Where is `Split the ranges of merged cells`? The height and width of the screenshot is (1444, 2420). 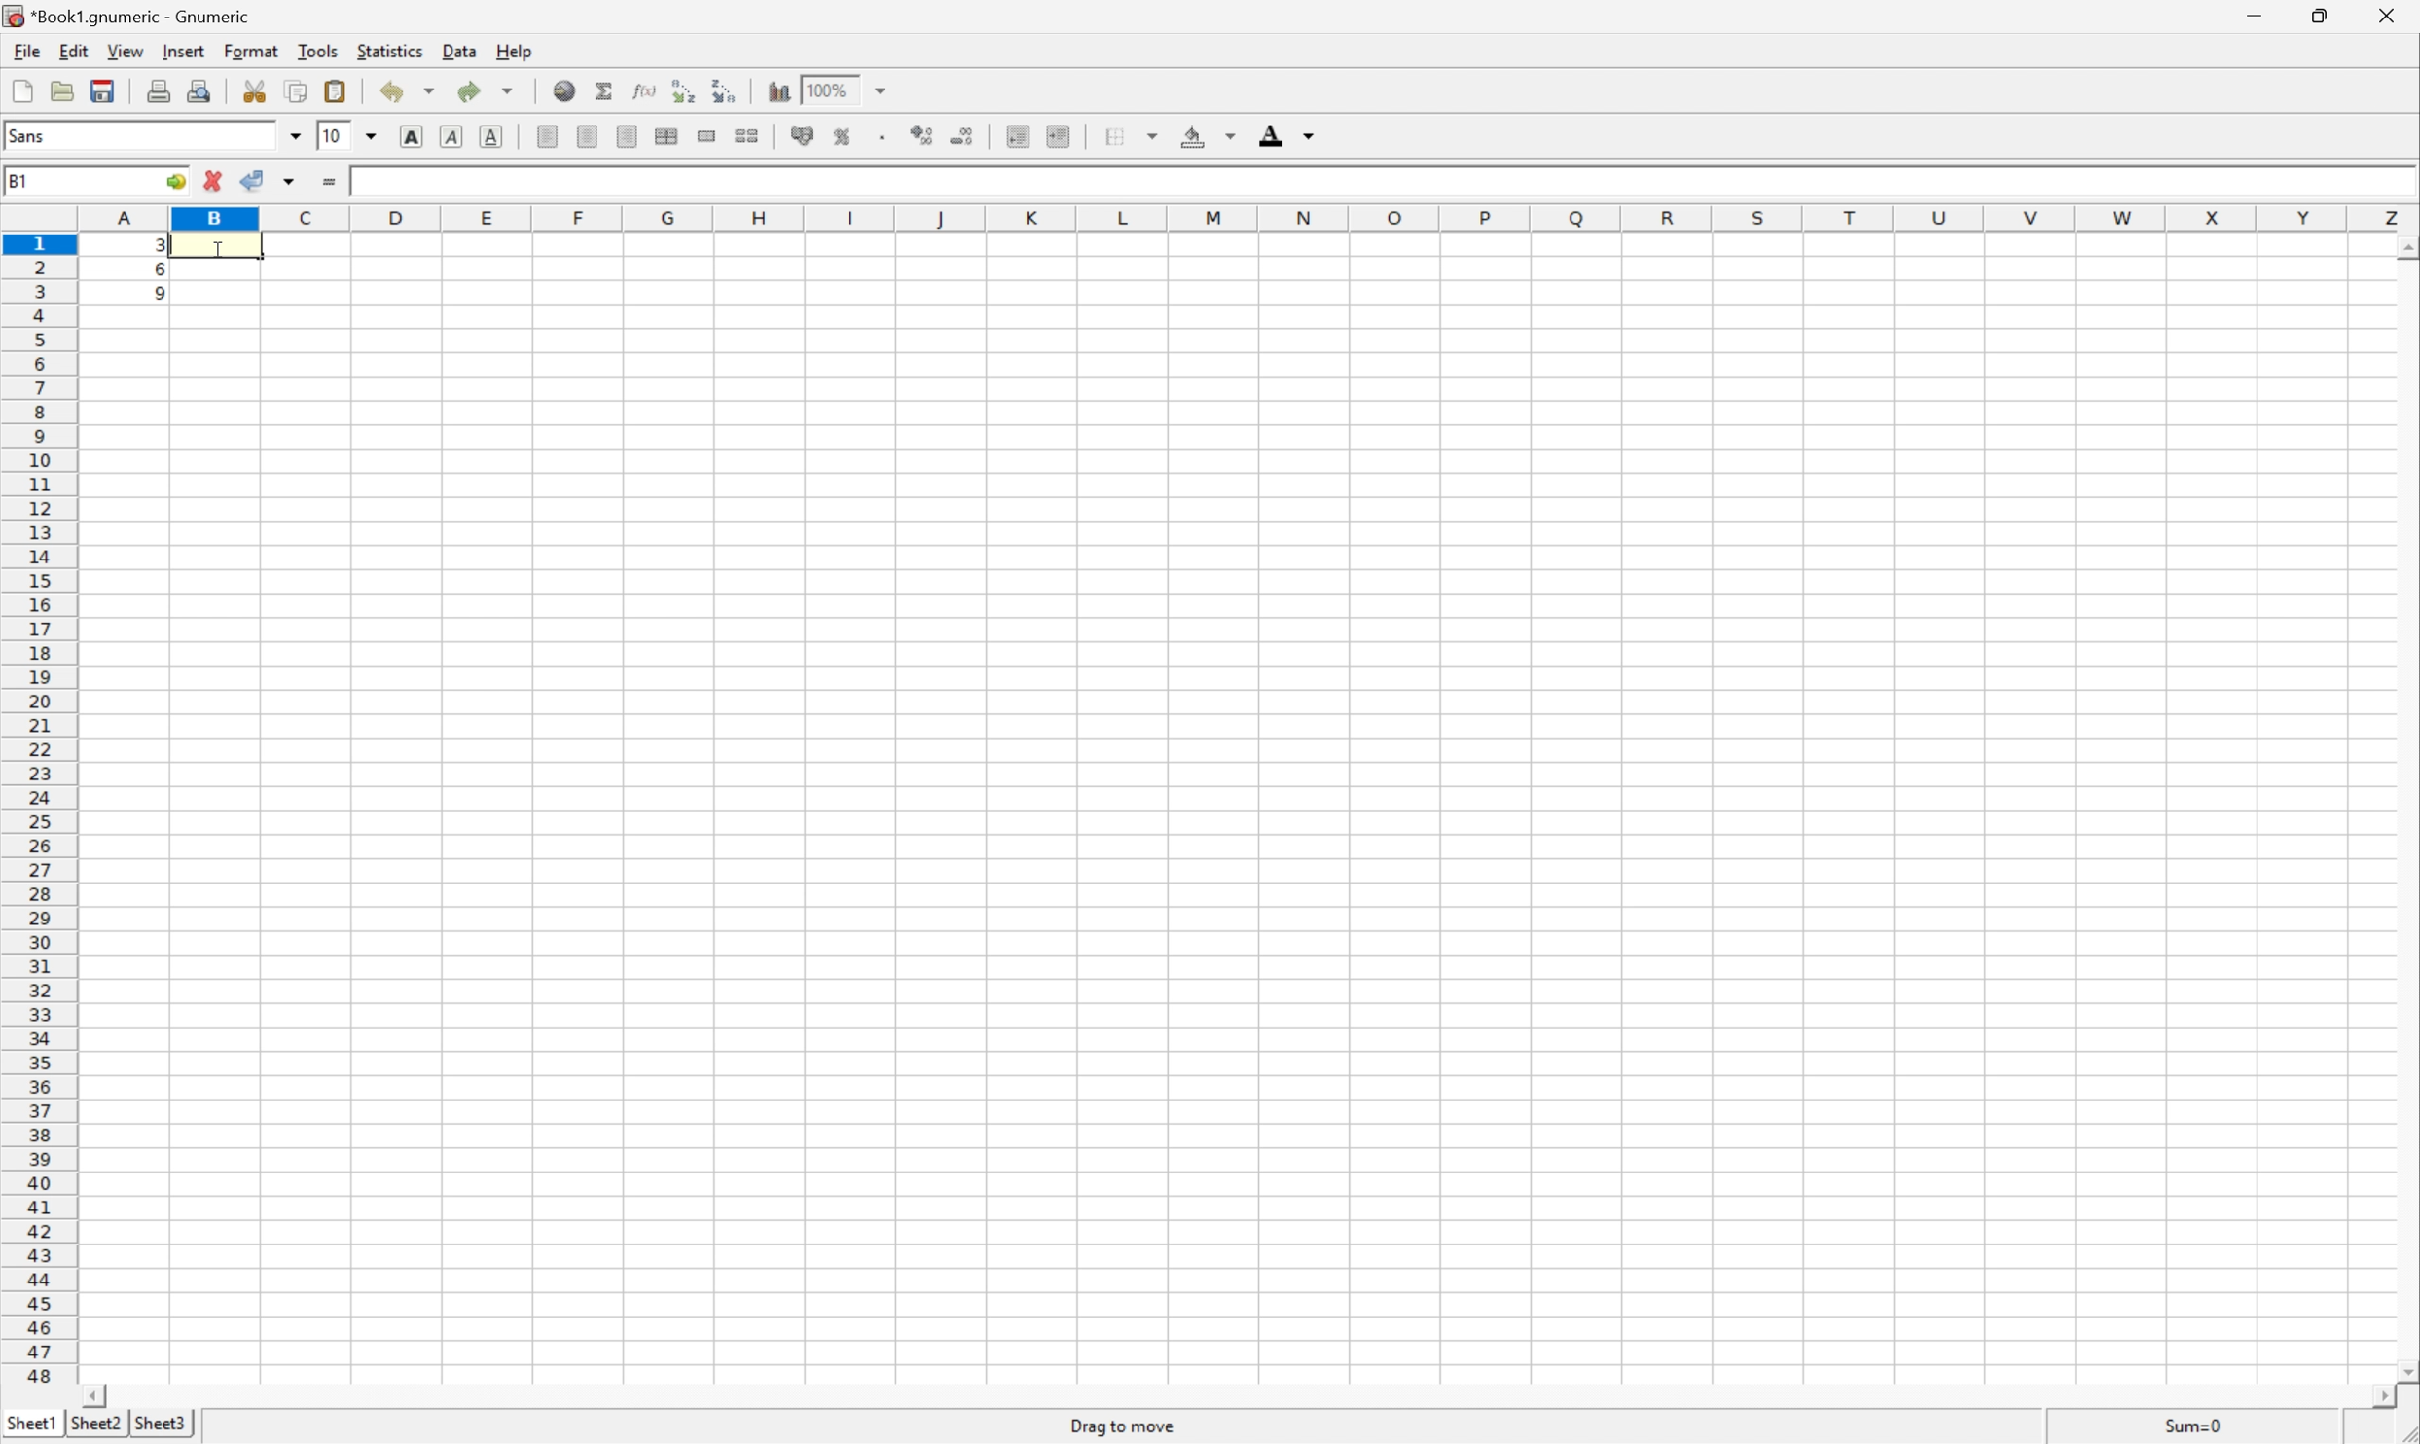
Split the ranges of merged cells is located at coordinates (746, 136).